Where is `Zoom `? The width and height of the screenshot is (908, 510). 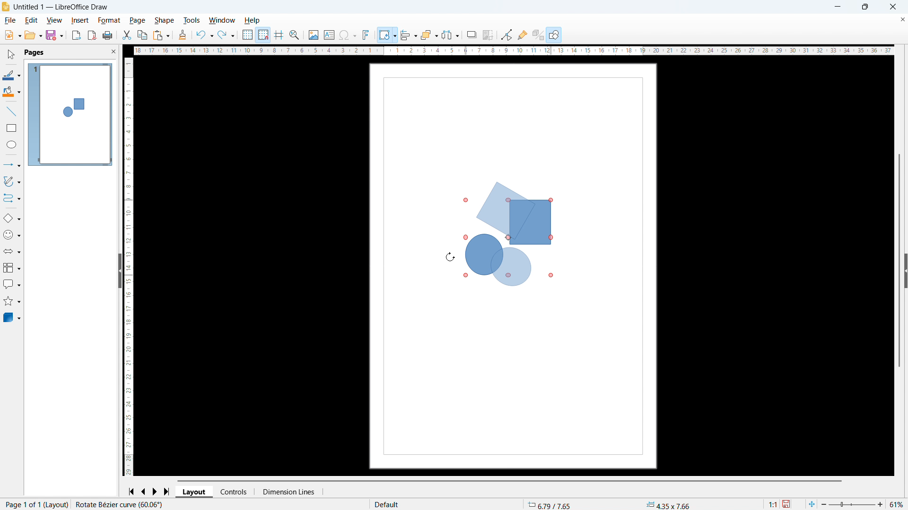
Zoom  is located at coordinates (295, 35).